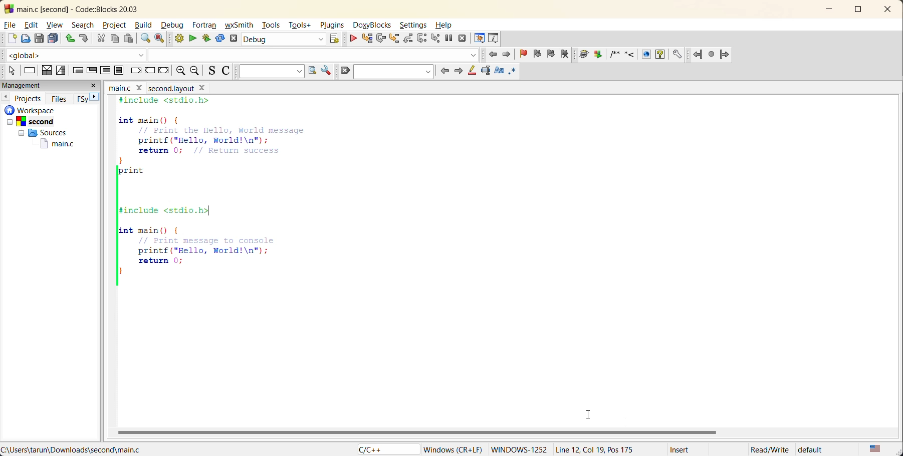  Describe the element at coordinates (382, 449) in the screenshot. I see `language` at that location.